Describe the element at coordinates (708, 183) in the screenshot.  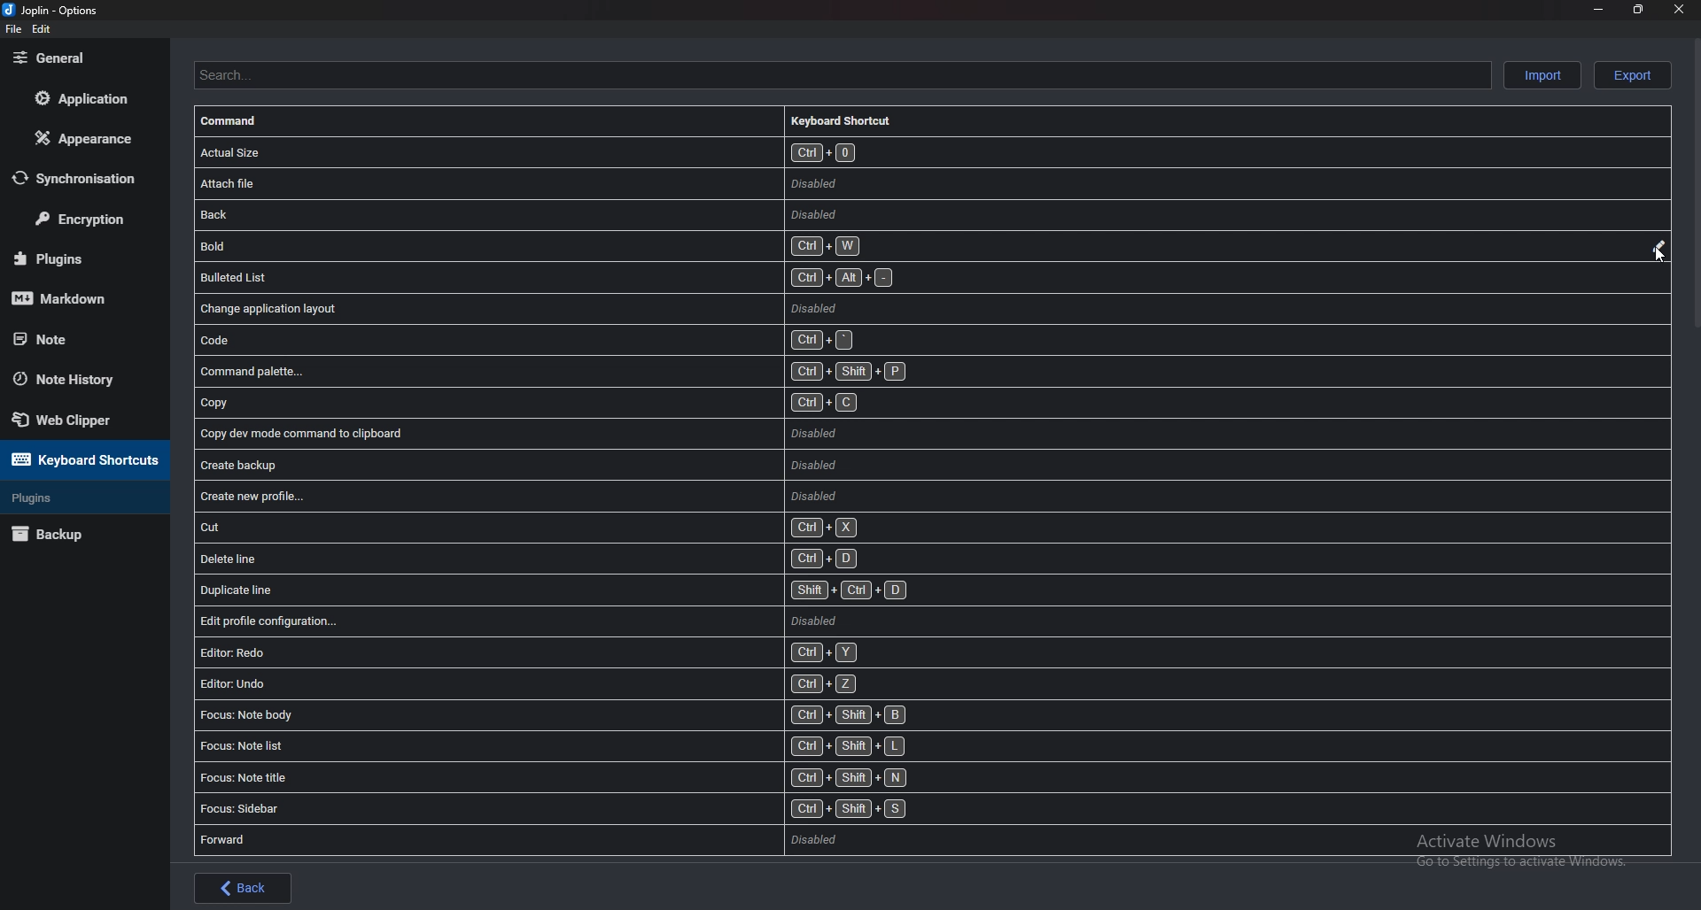
I see `Attach file` at that location.